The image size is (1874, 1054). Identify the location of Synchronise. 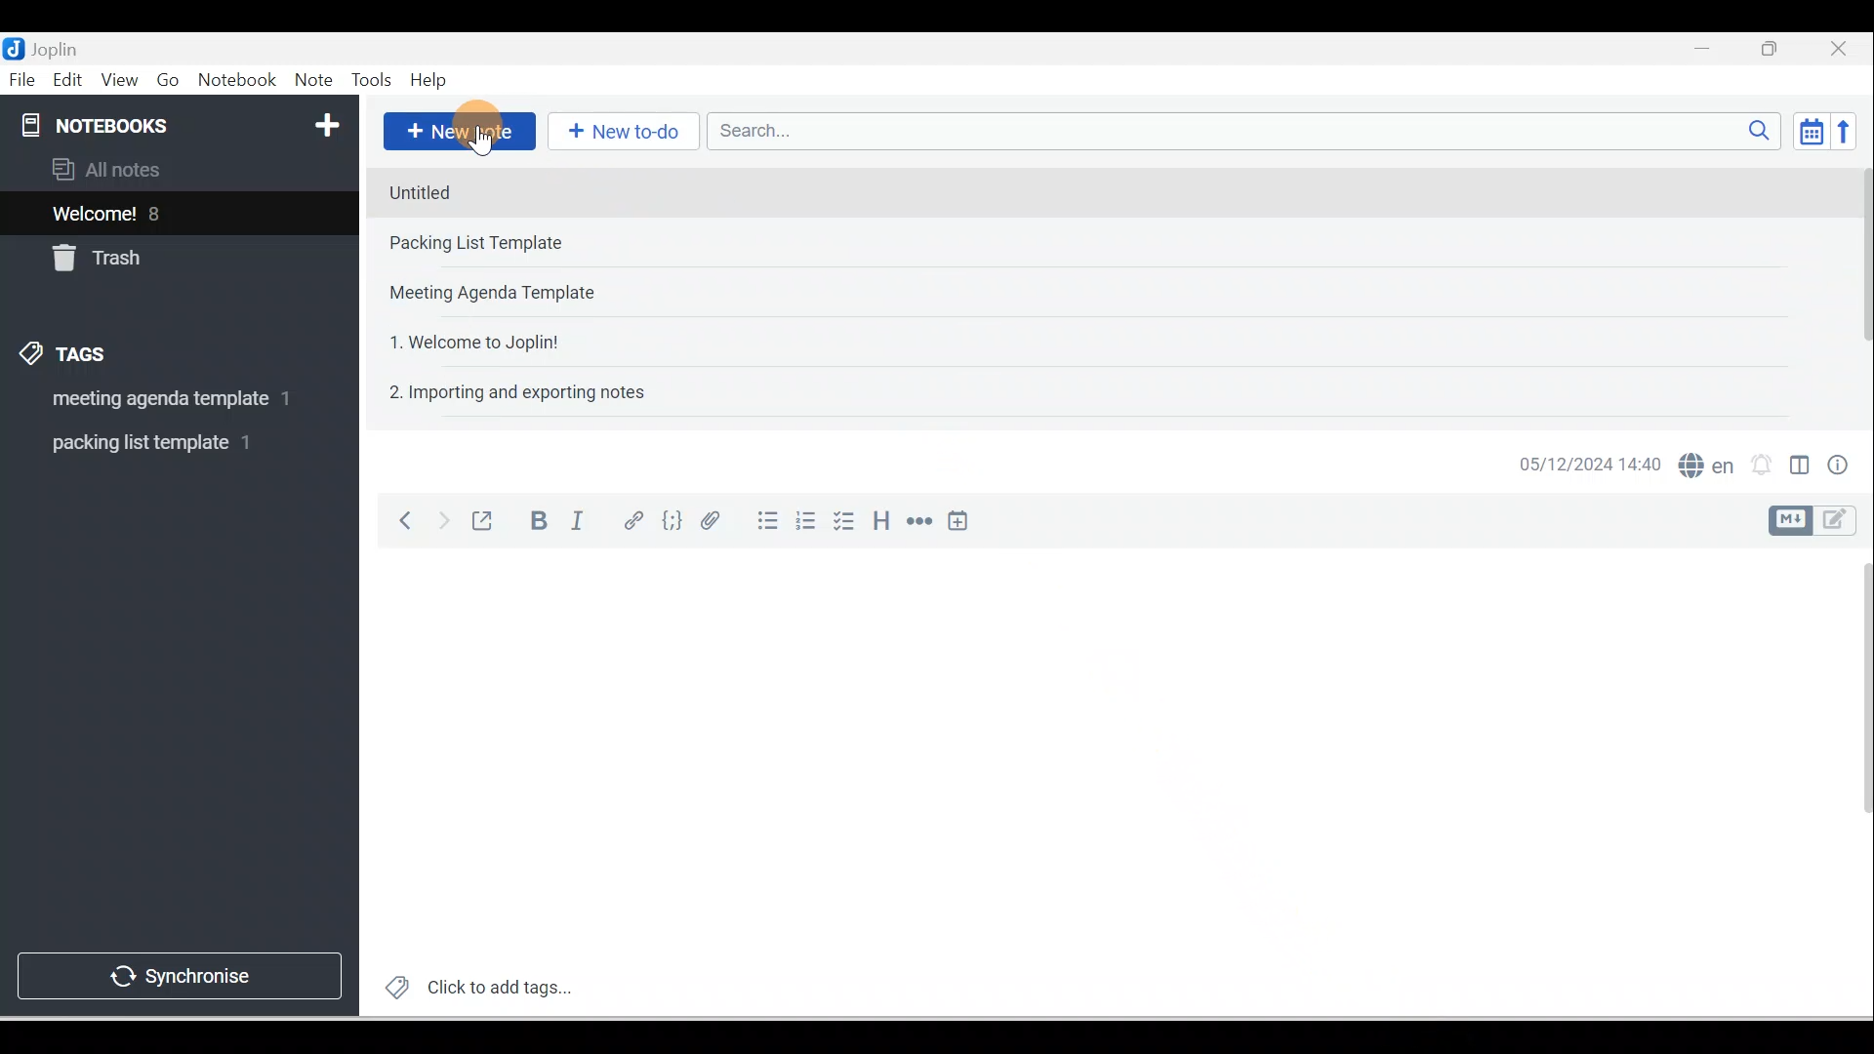
(178, 972).